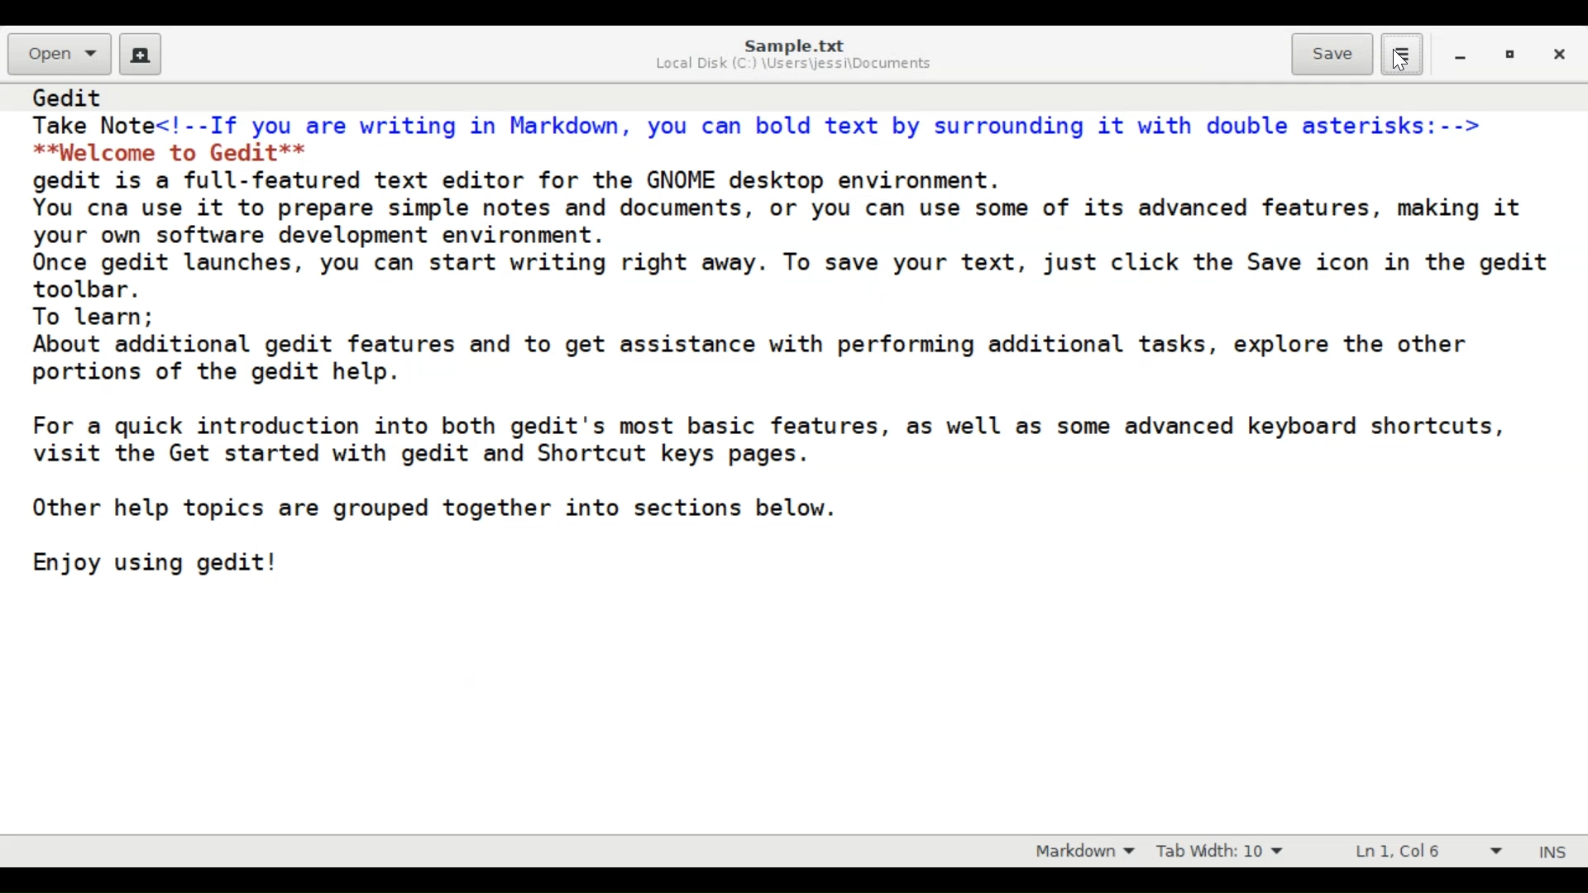 The width and height of the screenshot is (1588, 893). Describe the element at coordinates (60, 53) in the screenshot. I see `Open` at that location.